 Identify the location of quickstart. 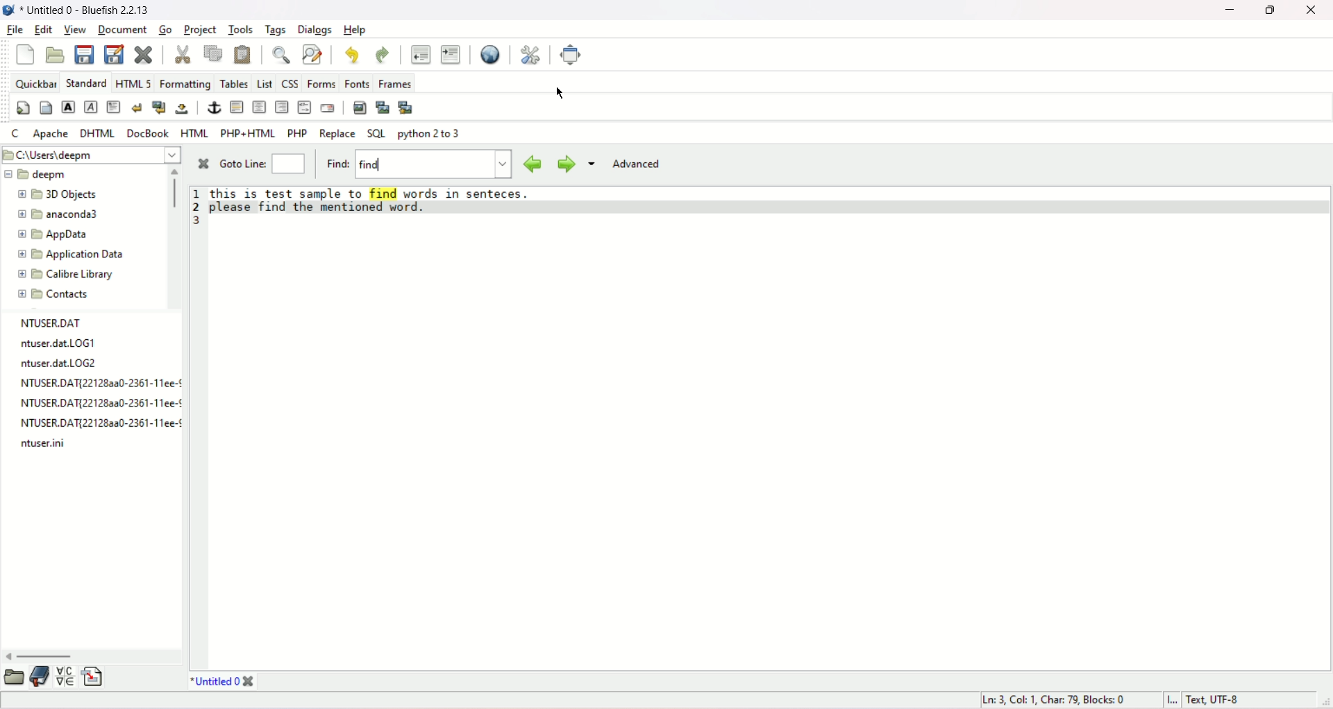
(21, 108).